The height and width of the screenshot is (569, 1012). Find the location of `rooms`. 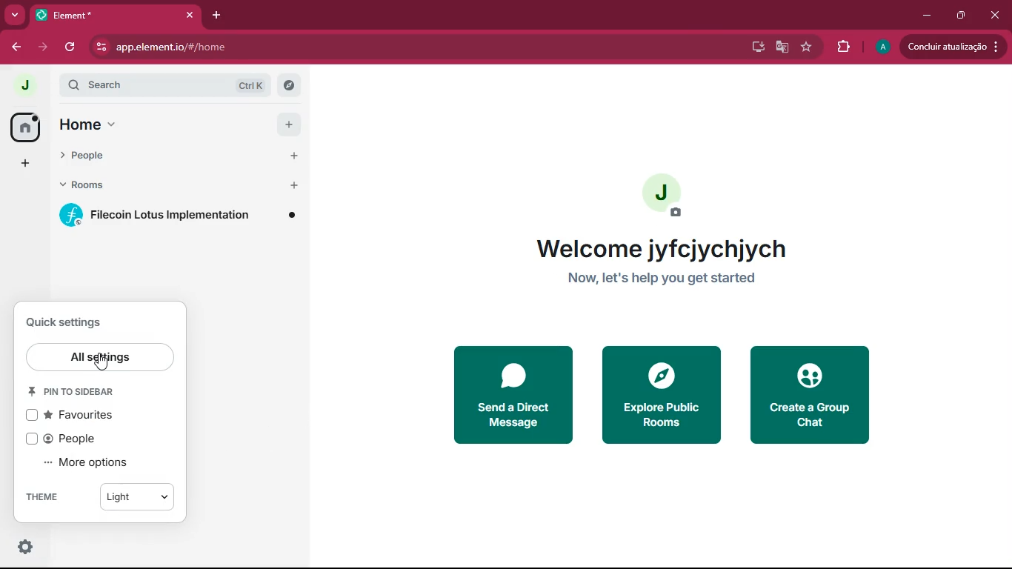

rooms is located at coordinates (94, 187).